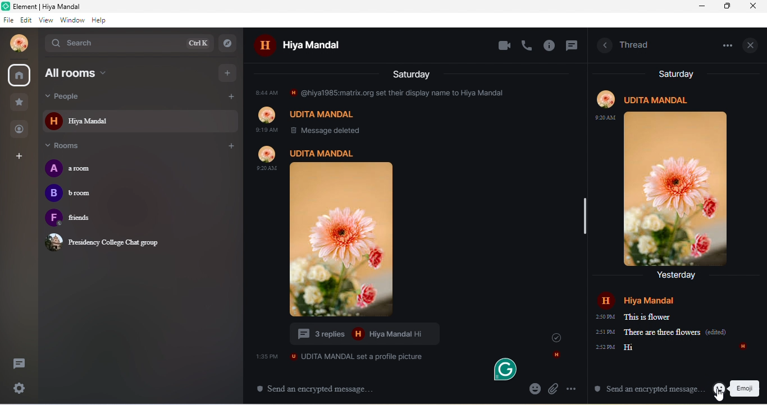  What do you see at coordinates (675, 189) in the screenshot?
I see `image` at bounding box center [675, 189].